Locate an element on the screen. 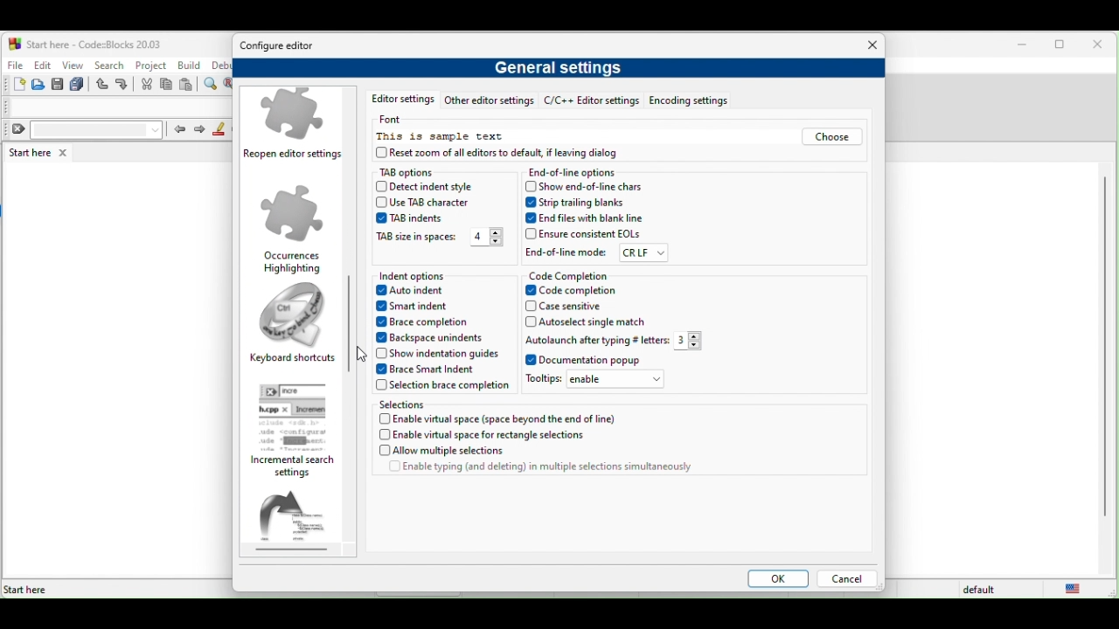 The height and width of the screenshot is (629, 1119). tab options is located at coordinates (423, 172).